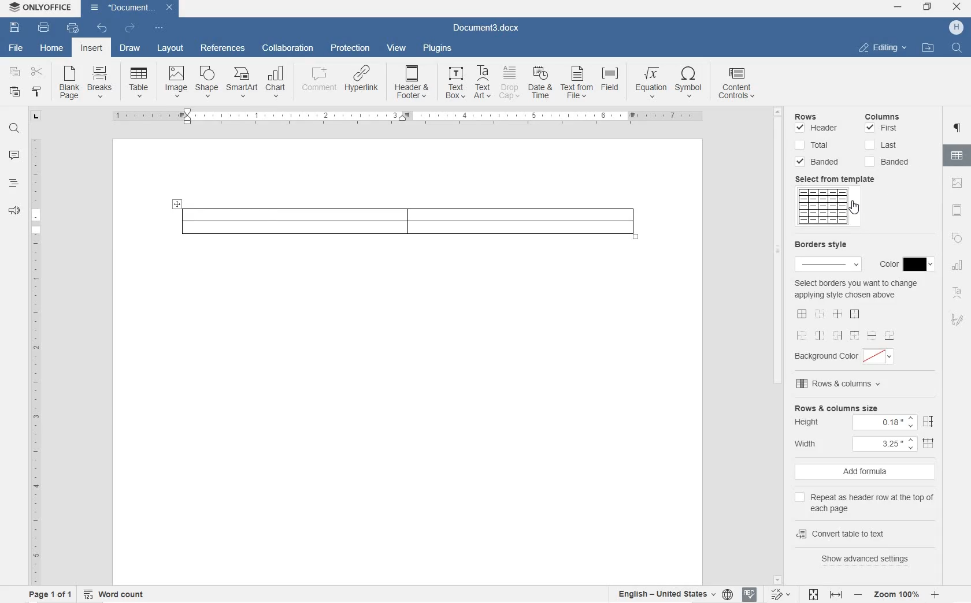 Image resolution: width=971 pixels, height=603 pixels. What do you see at coordinates (959, 129) in the screenshot?
I see `PARAGRAPH SETTINGS` at bounding box center [959, 129].